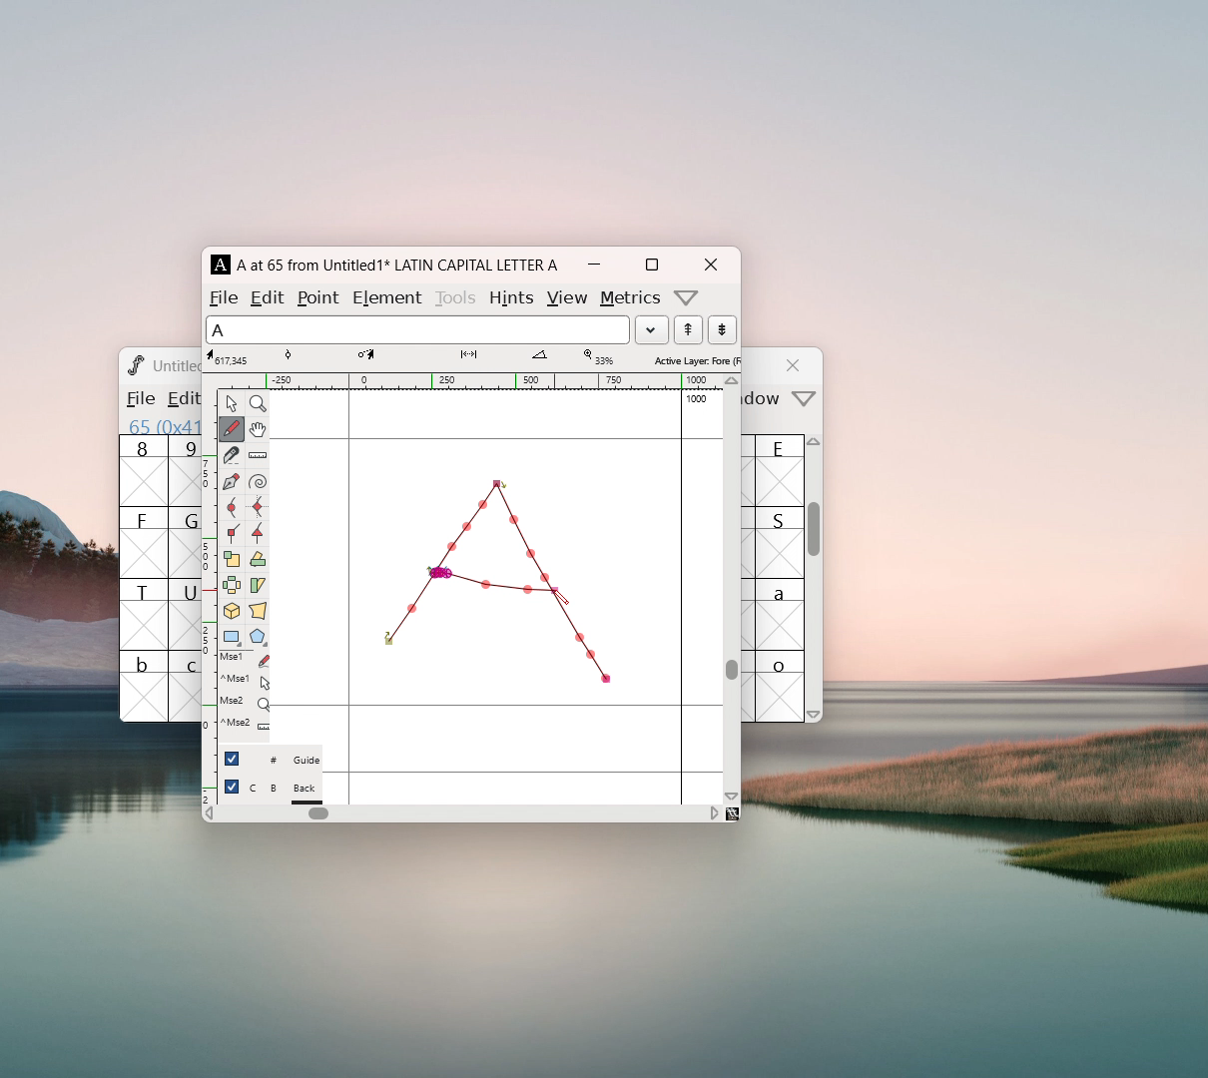  What do you see at coordinates (651, 265) in the screenshot?
I see `maximize` at bounding box center [651, 265].